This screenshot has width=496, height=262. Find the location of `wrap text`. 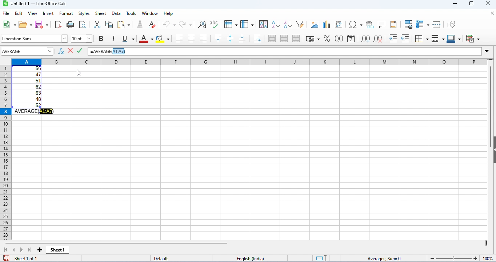

wrap text is located at coordinates (258, 38).